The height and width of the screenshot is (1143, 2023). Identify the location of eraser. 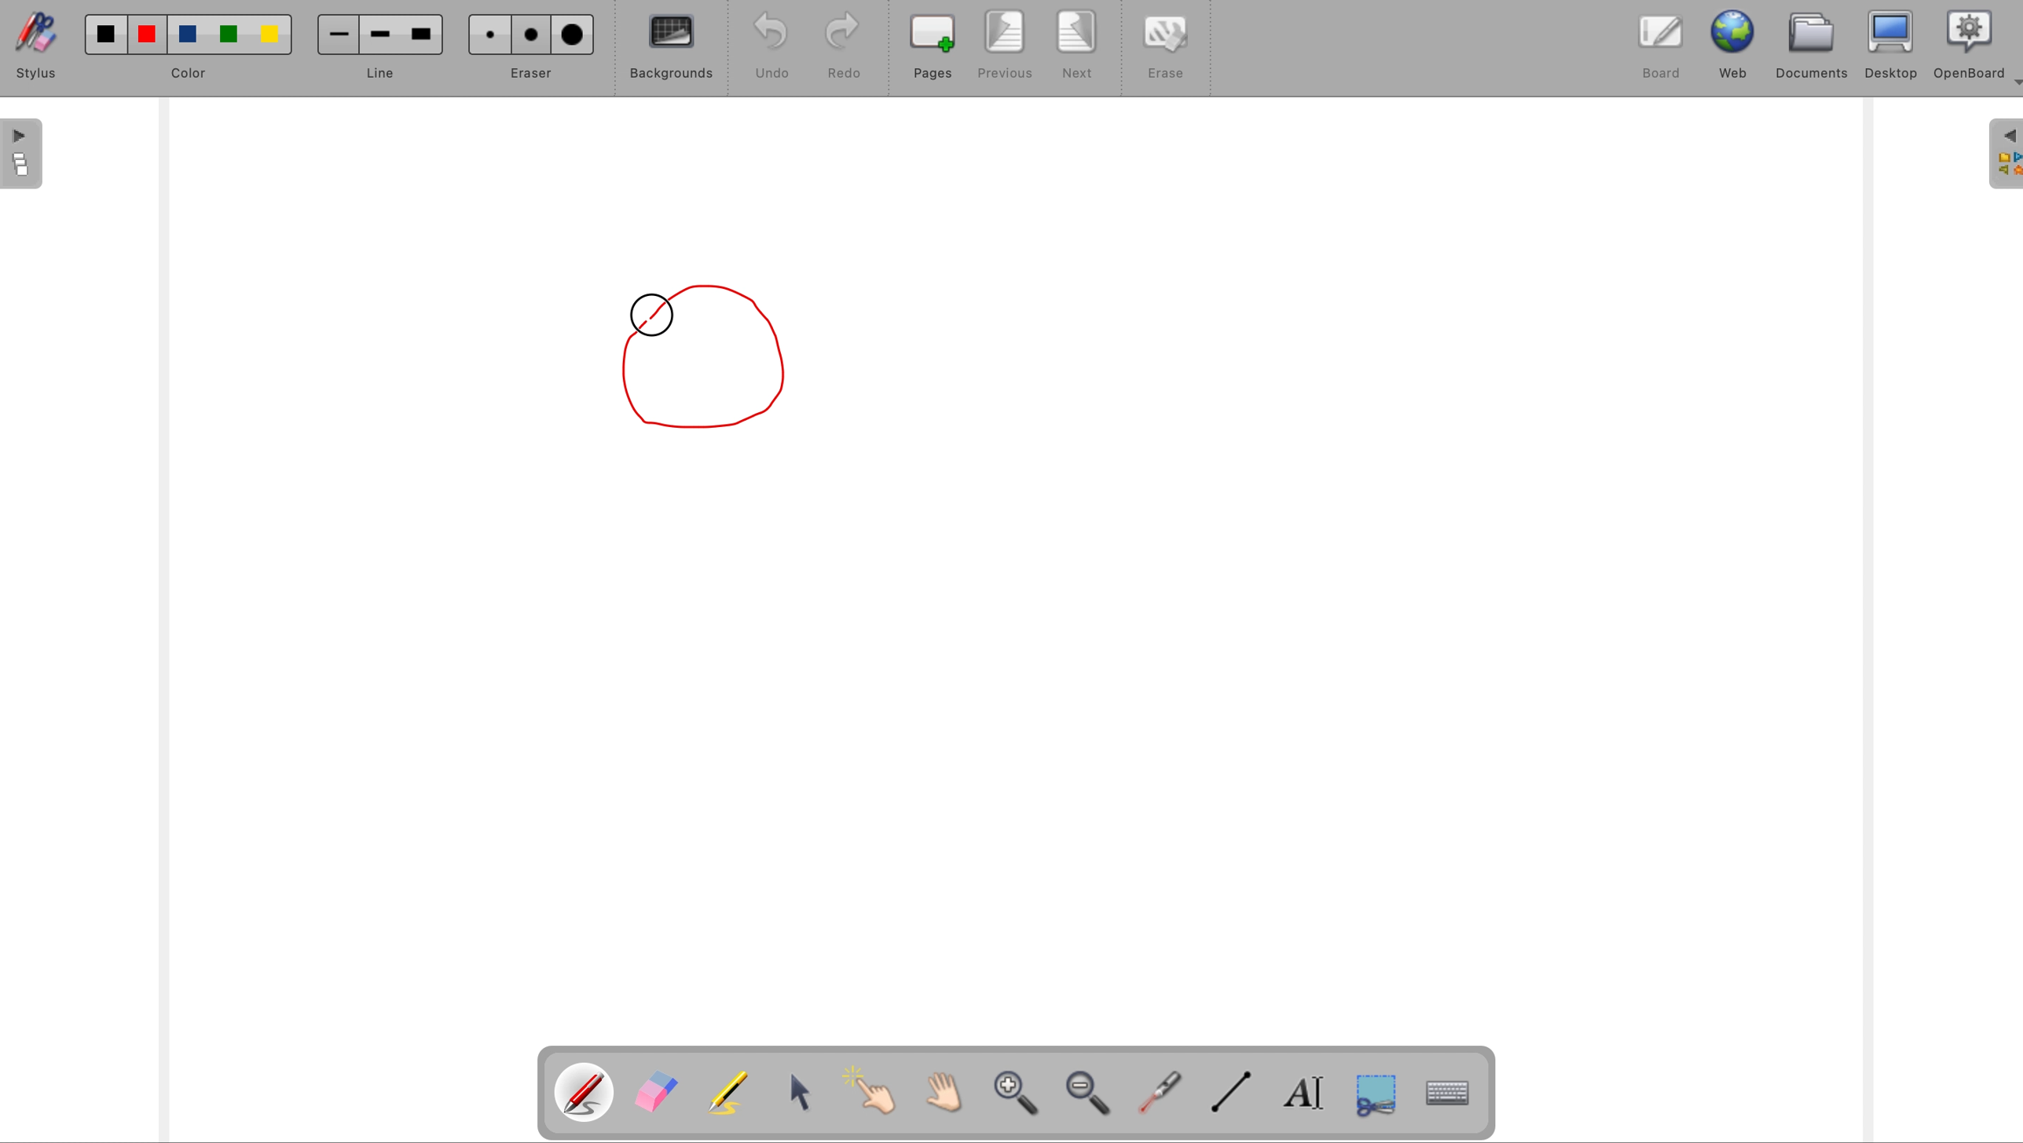
(657, 1093).